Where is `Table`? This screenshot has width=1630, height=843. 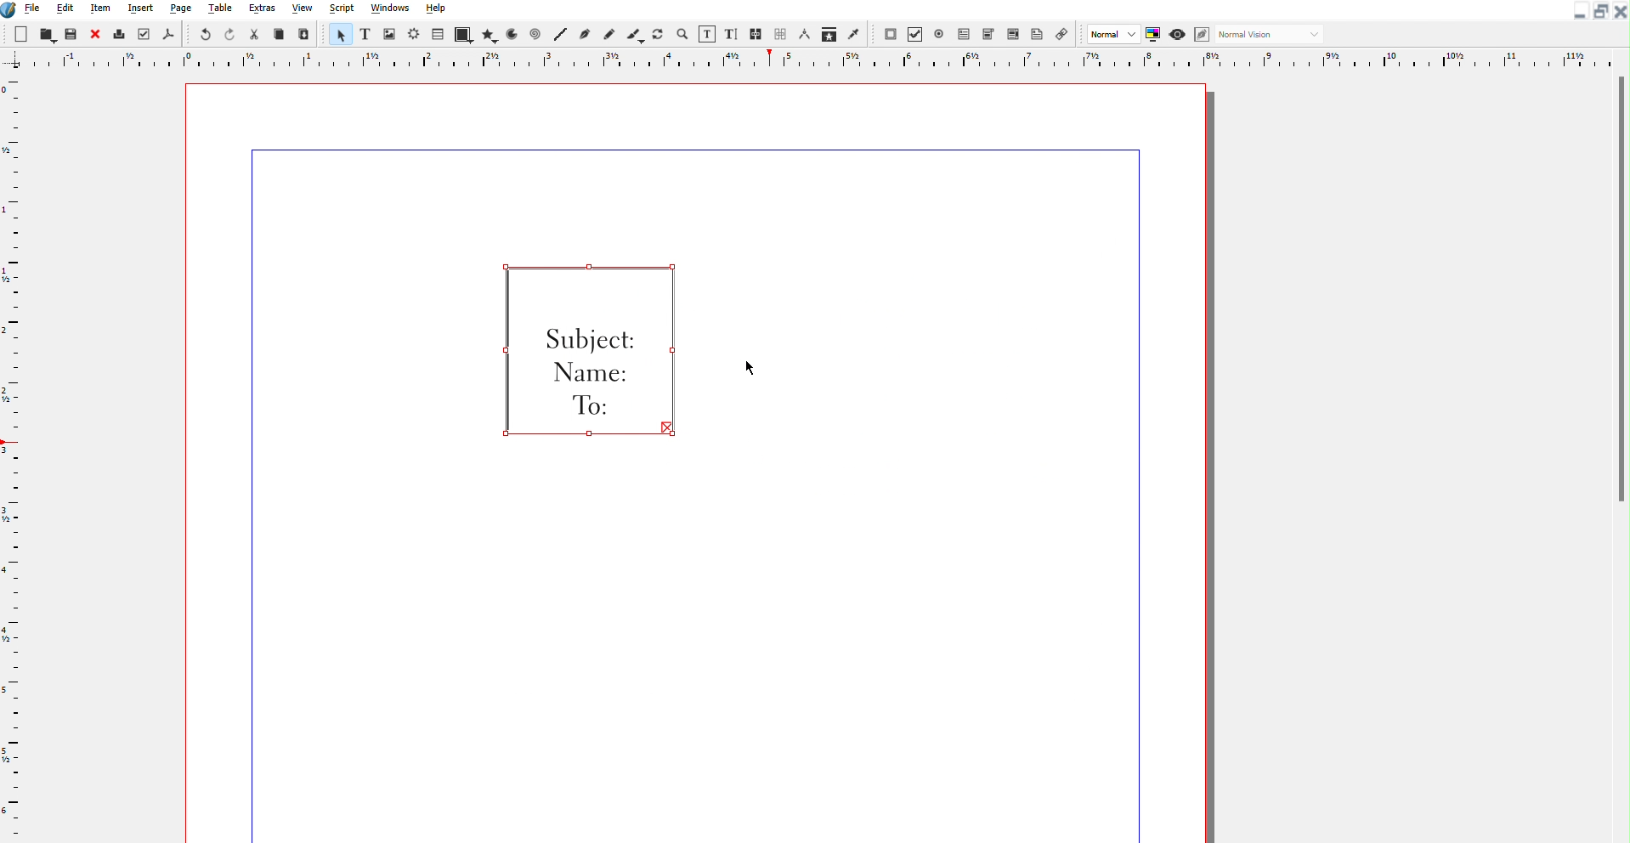 Table is located at coordinates (439, 34).